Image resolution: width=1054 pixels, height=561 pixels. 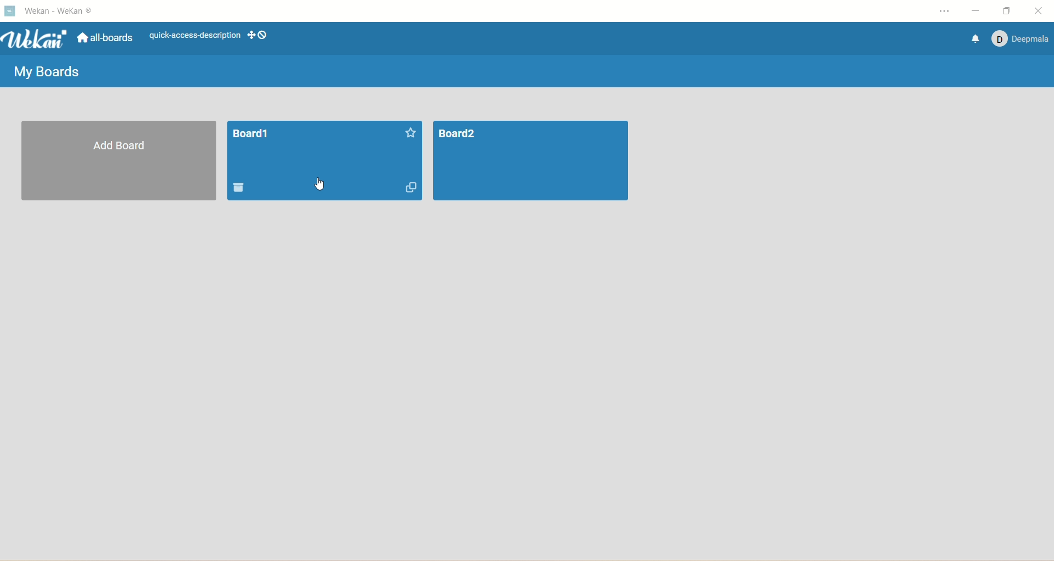 What do you see at coordinates (262, 35) in the screenshot?
I see `show-desktop-drag-handles` at bounding box center [262, 35].